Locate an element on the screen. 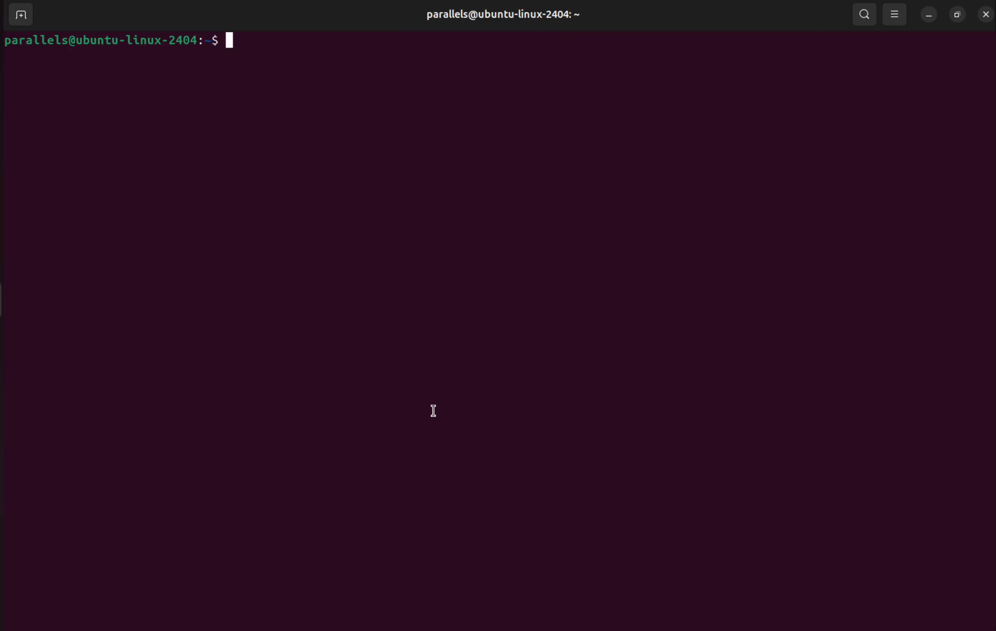 The width and height of the screenshot is (996, 631). close is located at coordinates (985, 14).